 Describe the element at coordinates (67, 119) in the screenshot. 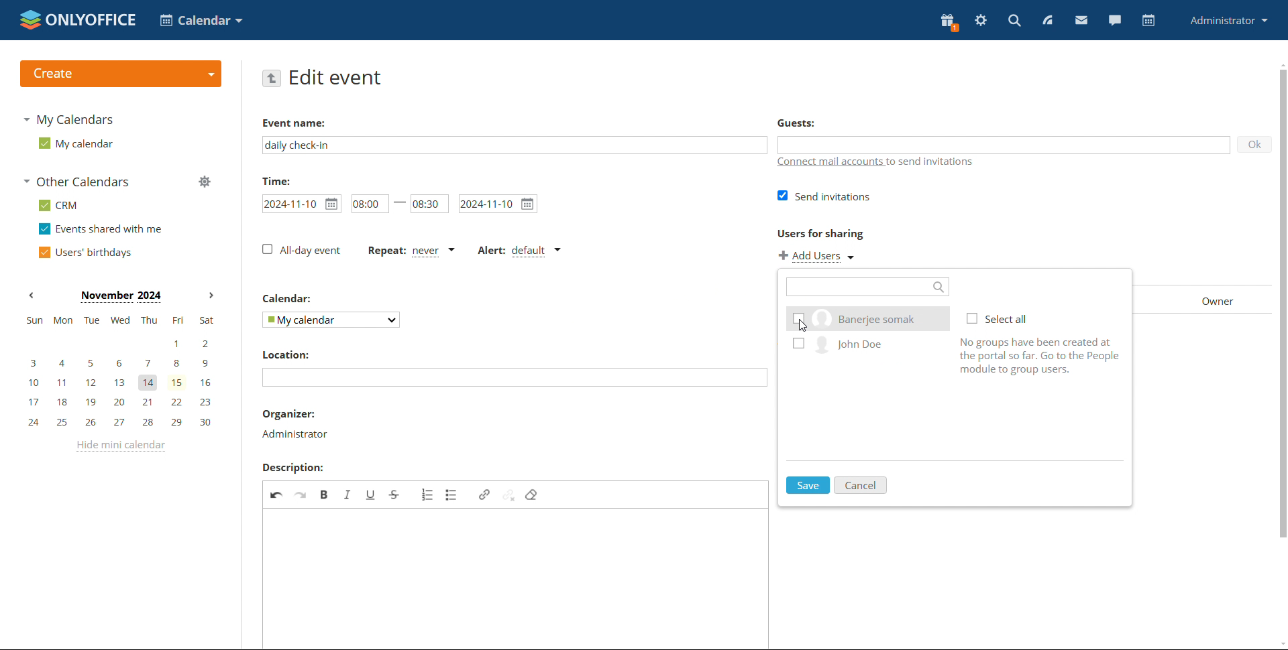

I see `my calendars` at that location.